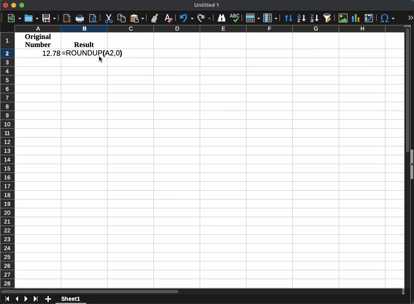 The height and width of the screenshot is (304, 414). What do you see at coordinates (412, 166) in the screenshot?
I see `show` at bounding box center [412, 166].